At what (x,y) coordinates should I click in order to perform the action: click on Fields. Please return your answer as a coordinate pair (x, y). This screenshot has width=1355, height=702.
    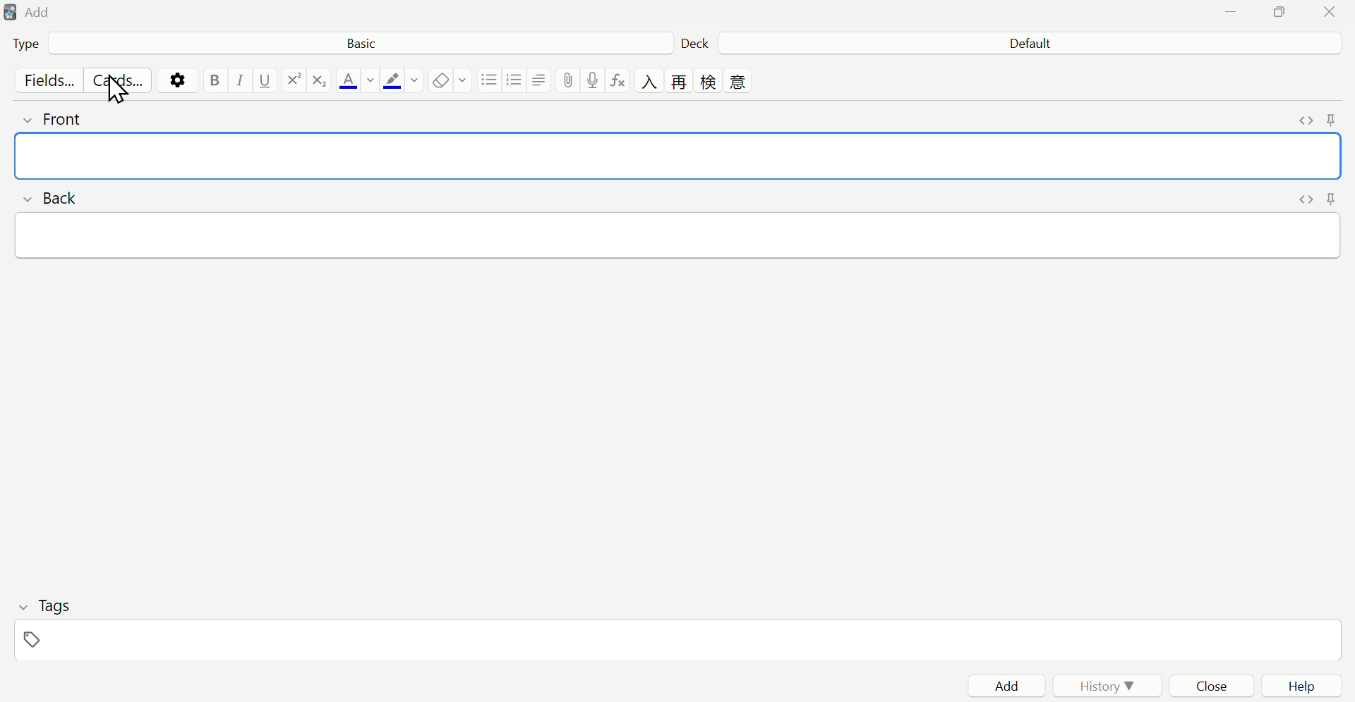
    Looking at the image, I should click on (37, 79).